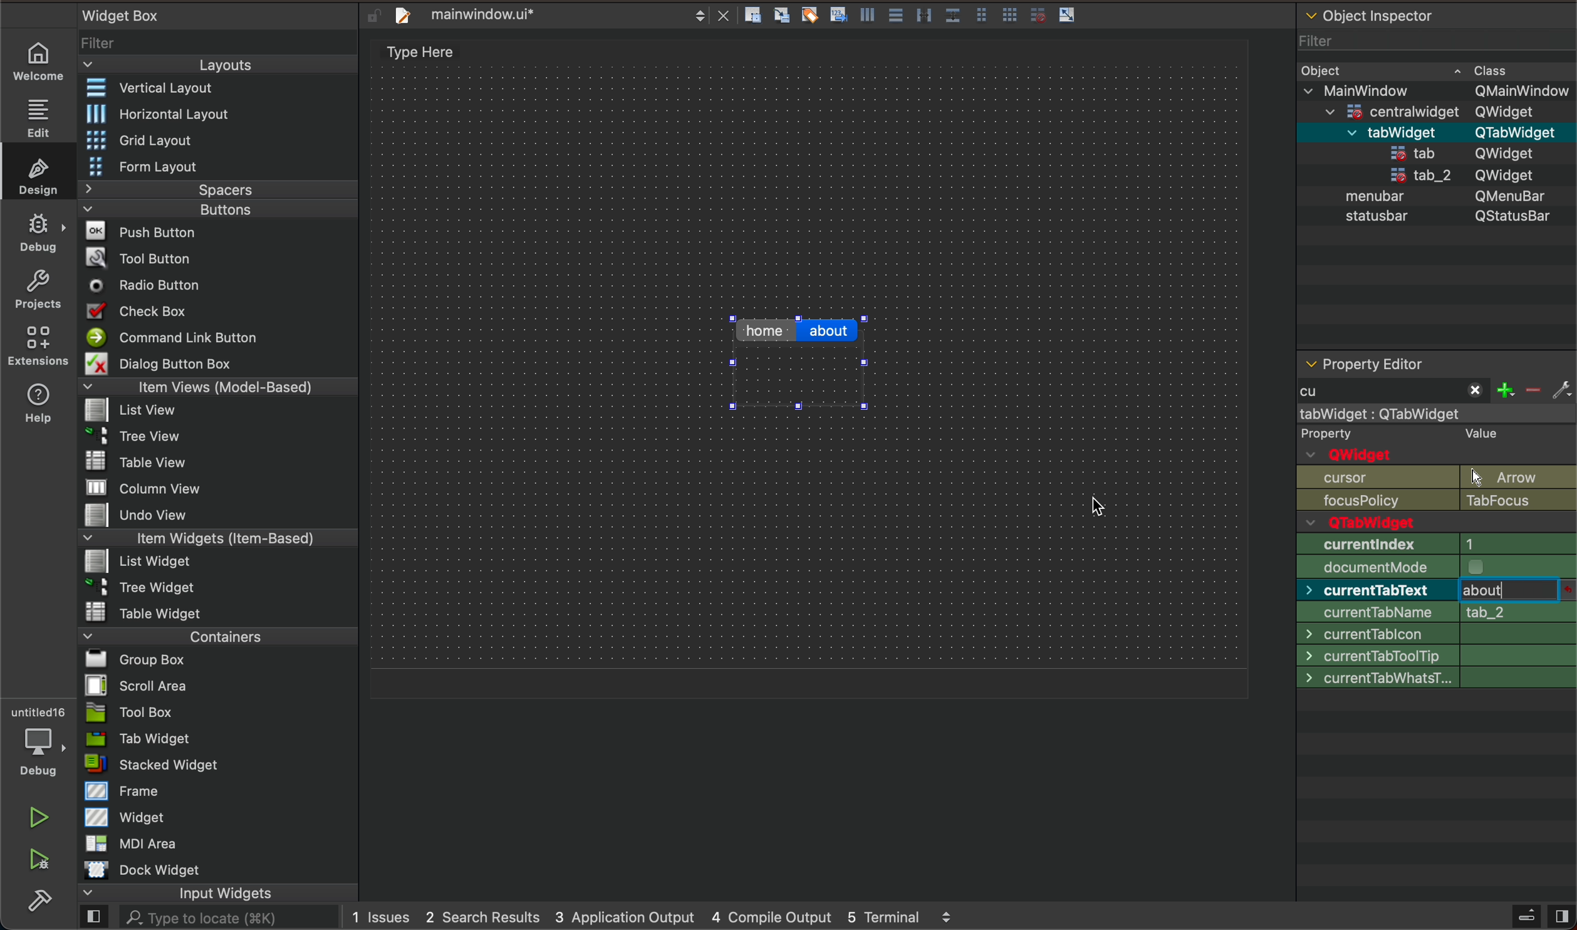 The height and width of the screenshot is (930, 1577). What do you see at coordinates (41, 401) in the screenshot?
I see `help` at bounding box center [41, 401].